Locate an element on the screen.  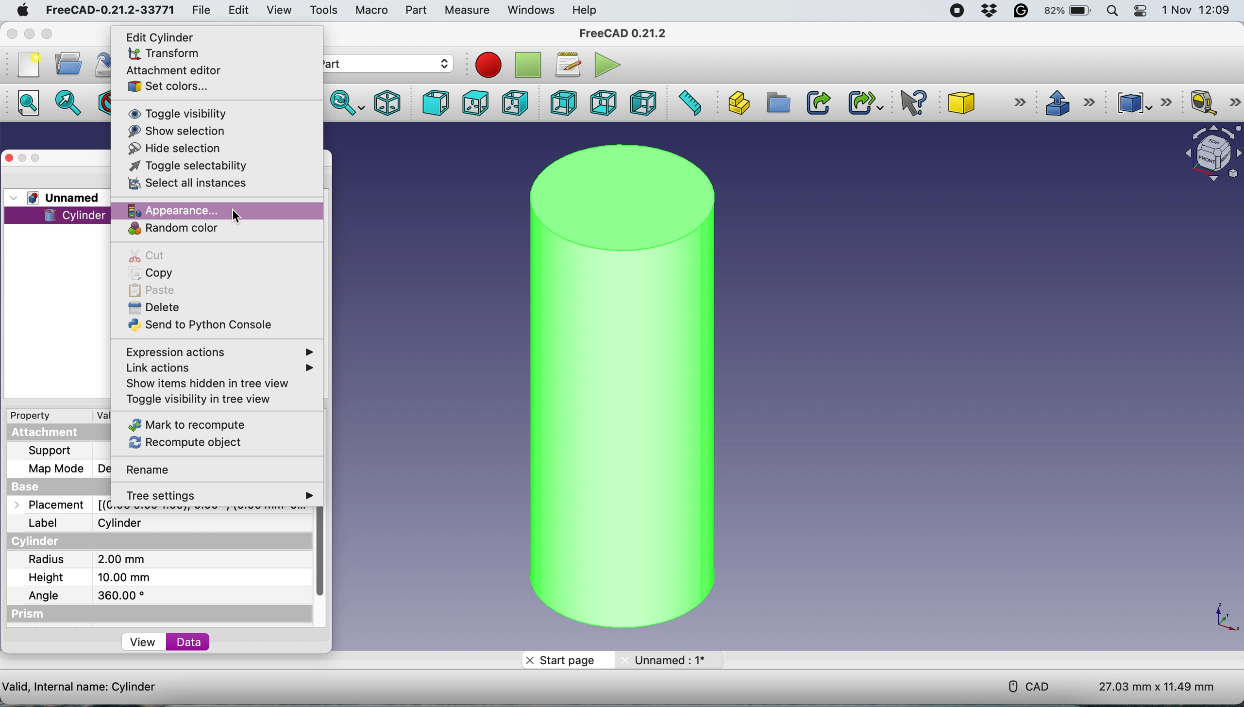
fit selection is located at coordinates (68, 104).